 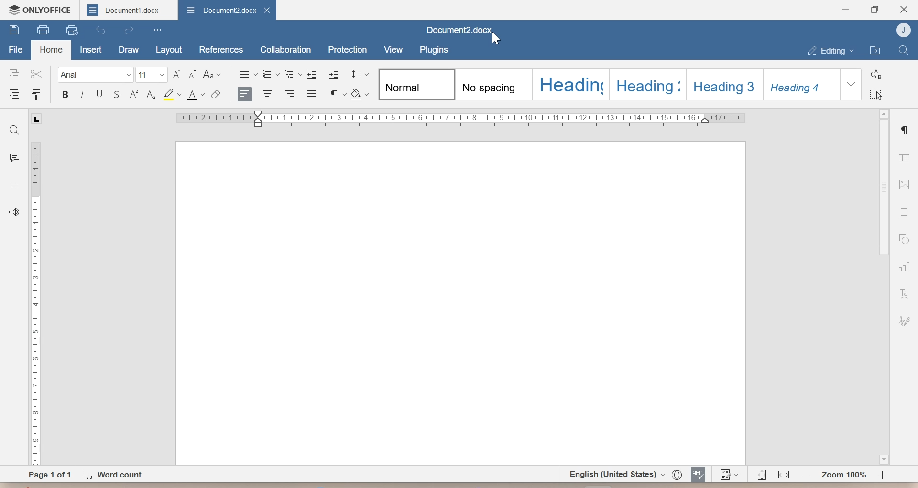 I want to click on Editing, so click(x=831, y=50).